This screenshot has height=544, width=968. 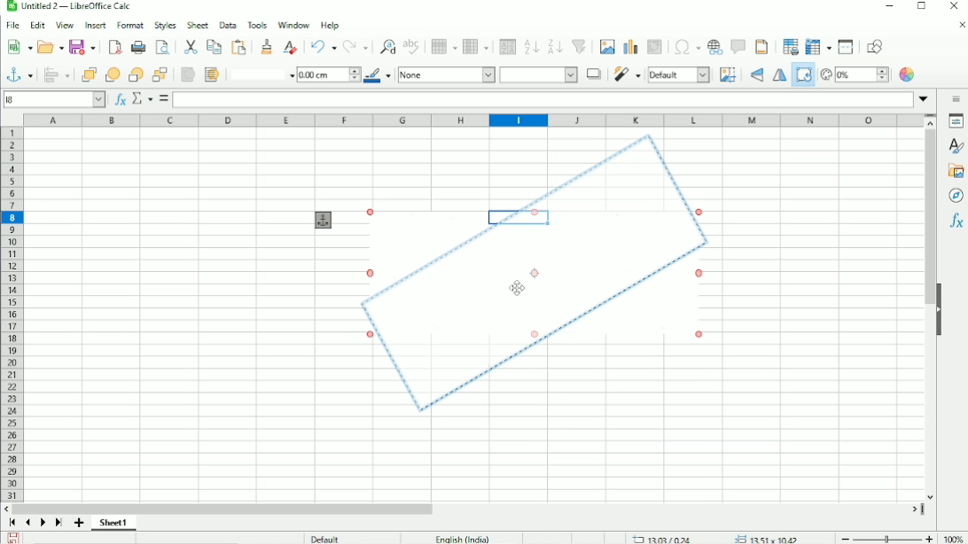 What do you see at coordinates (141, 98) in the screenshot?
I see `Select function` at bounding box center [141, 98].